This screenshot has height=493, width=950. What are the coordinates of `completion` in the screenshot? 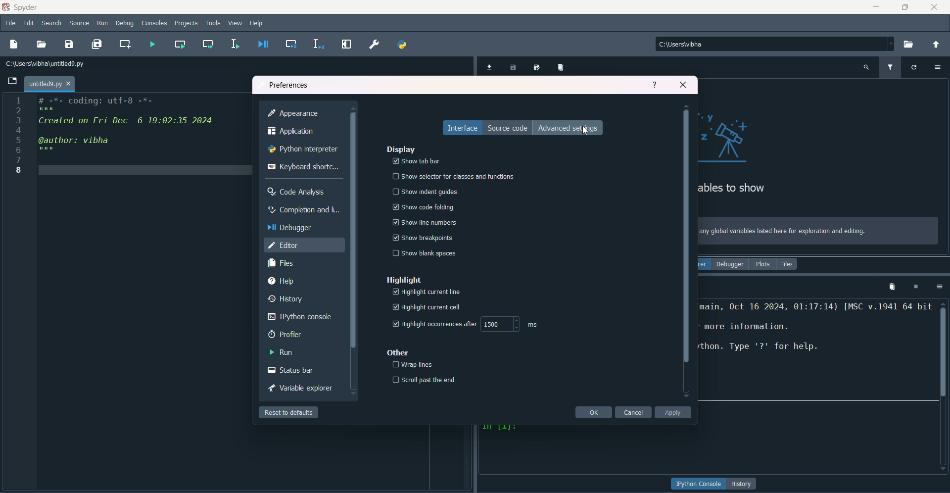 It's located at (302, 210).